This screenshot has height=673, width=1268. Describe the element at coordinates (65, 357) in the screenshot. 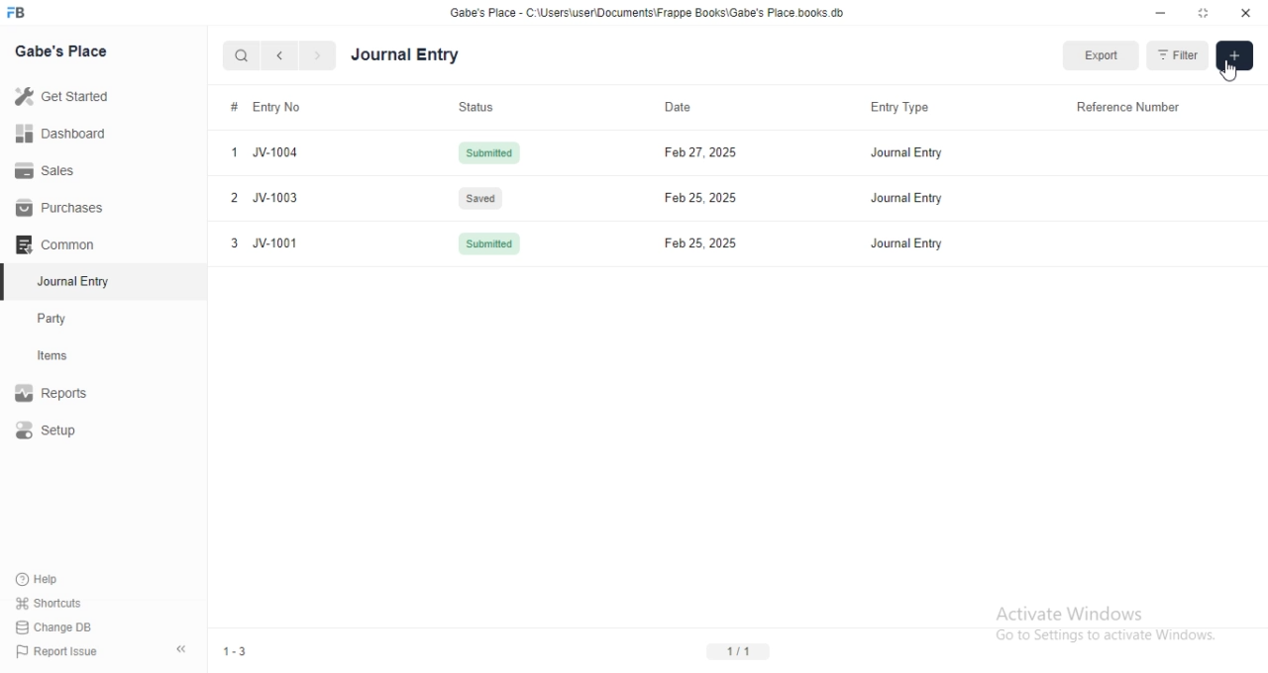

I see `items` at that location.